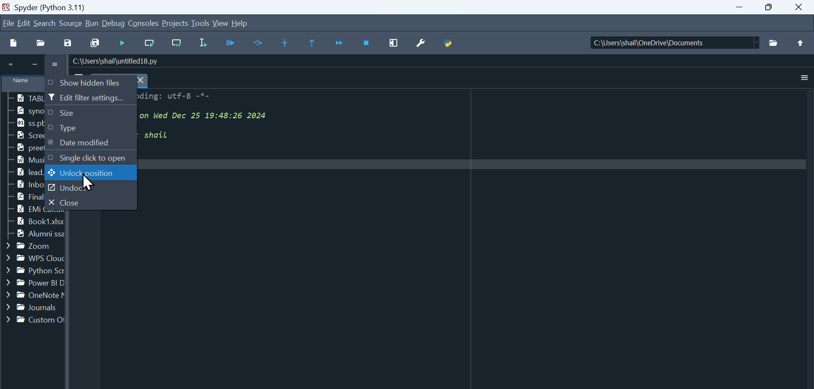 This screenshot has width=814, height=389. I want to click on search, so click(45, 23).